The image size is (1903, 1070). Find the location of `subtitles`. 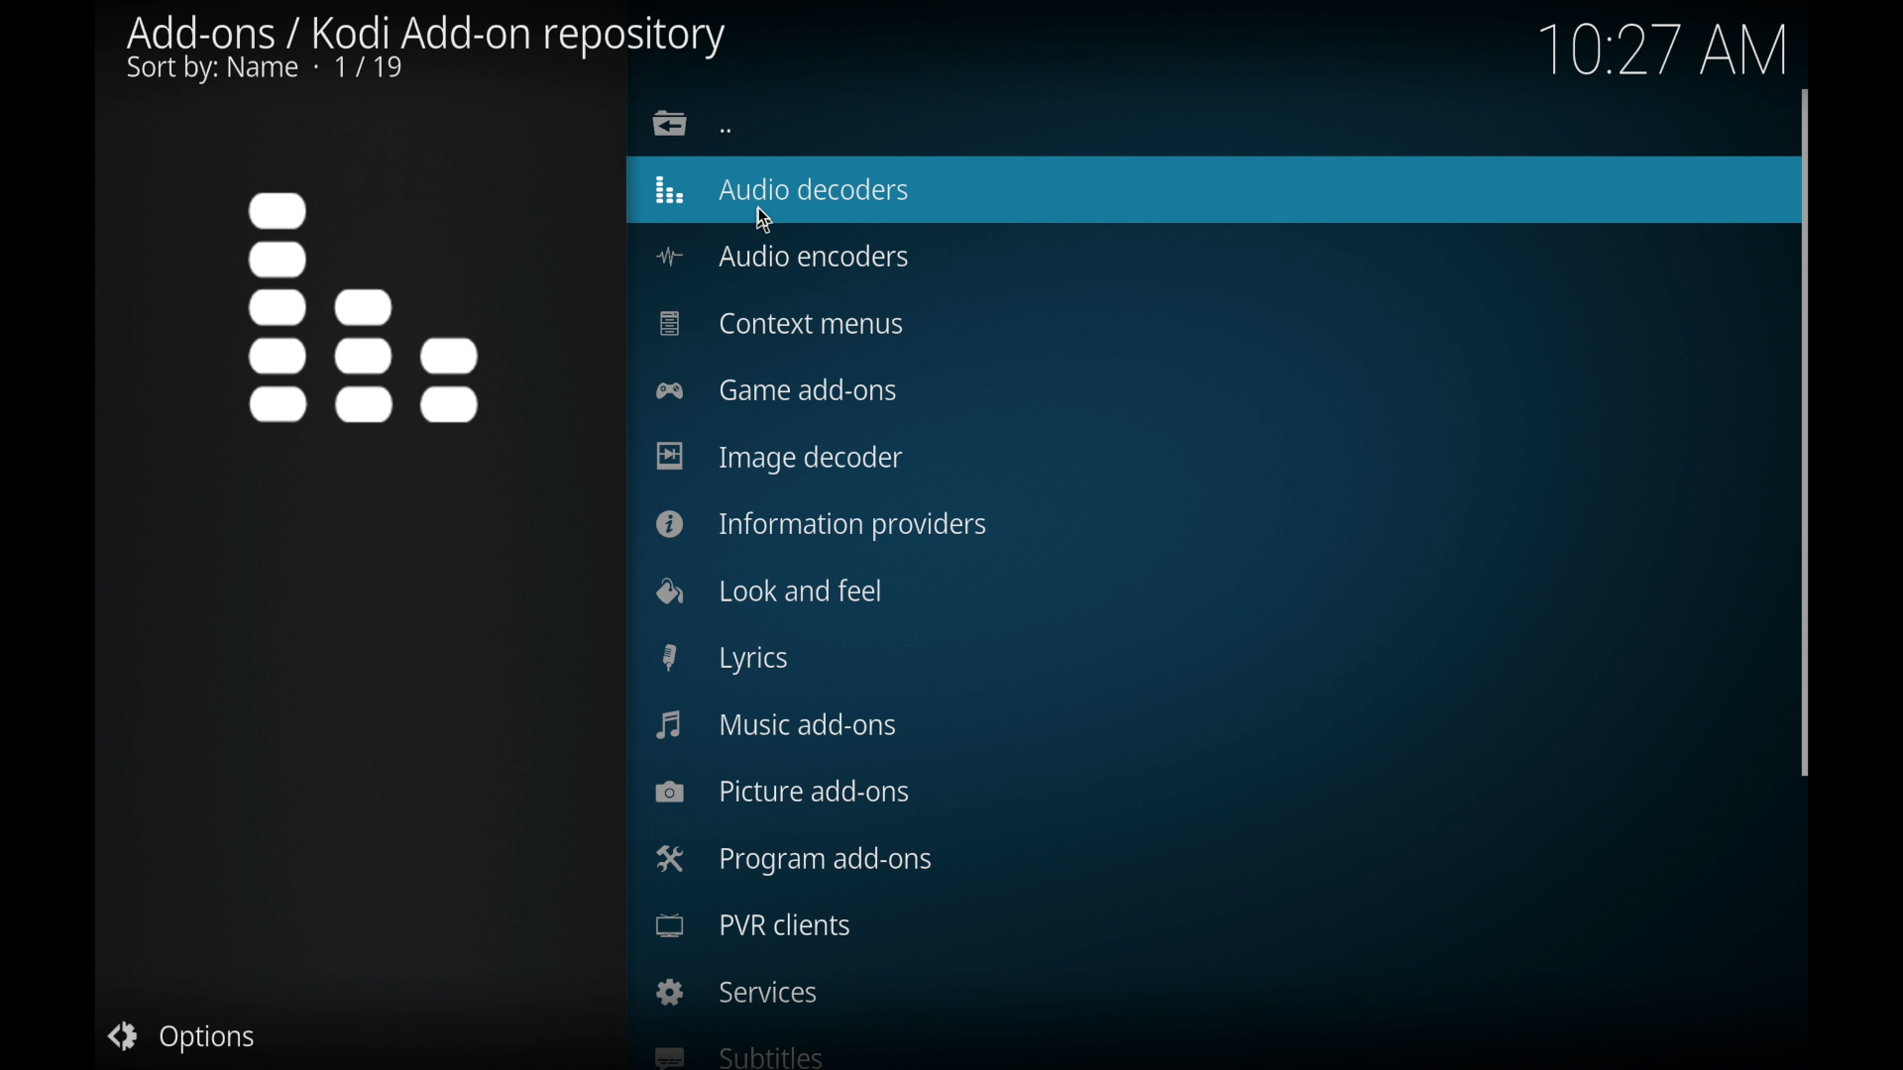

subtitles is located at coordinates (735, 1054).